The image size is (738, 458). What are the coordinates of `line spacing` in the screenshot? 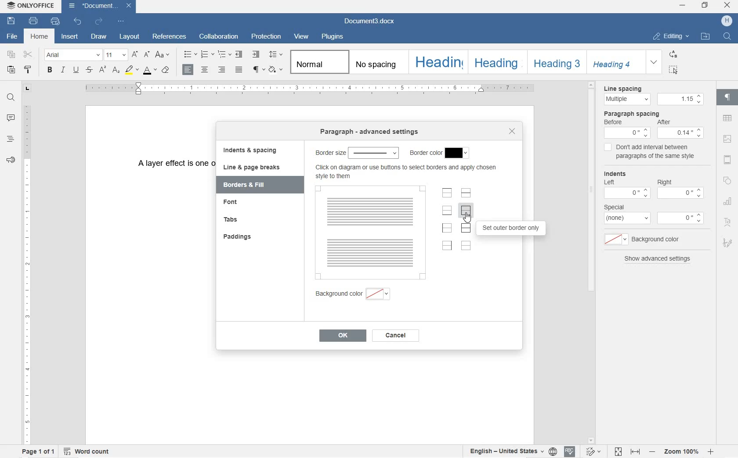 It's located at (625, 95).